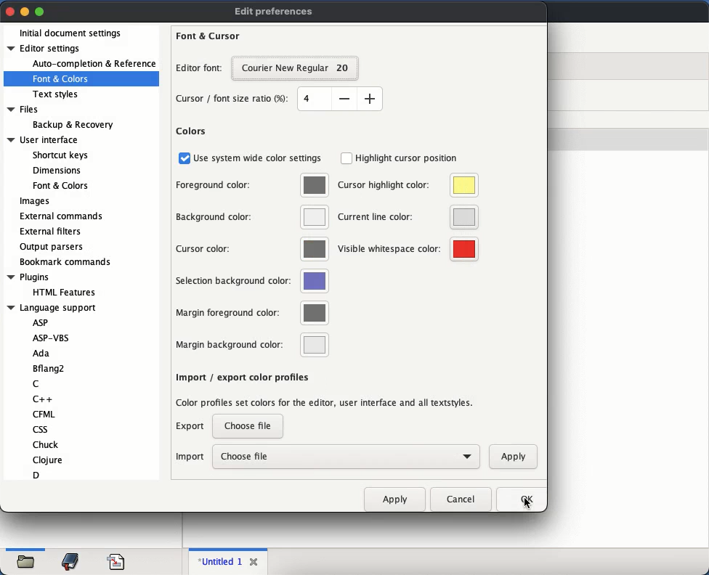 The width and height of the screenshot is (709, 575). I want to click on cursor highlight color, so click(391, 184).